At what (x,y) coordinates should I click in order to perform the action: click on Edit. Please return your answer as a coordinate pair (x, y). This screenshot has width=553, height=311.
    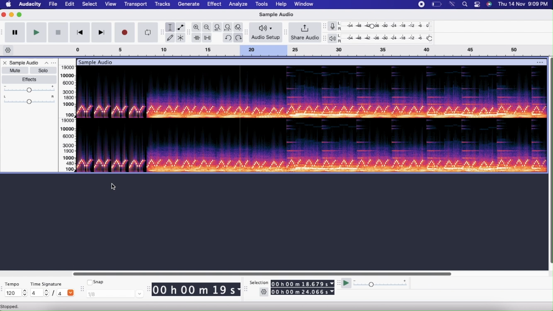
    Looking at the image, I should click on (70, 4).